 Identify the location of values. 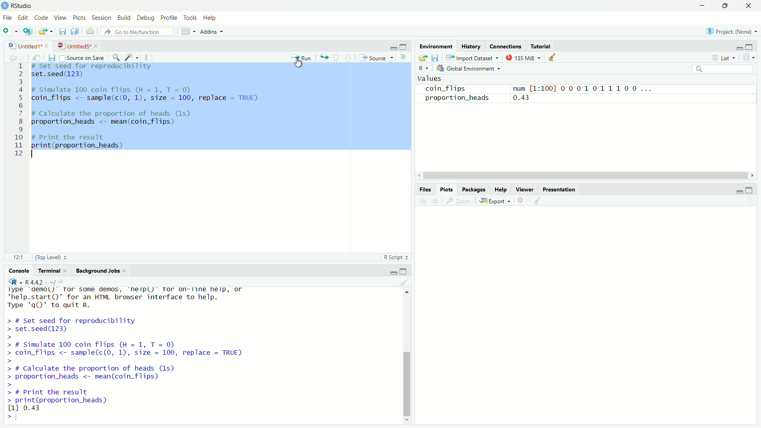
(432, 78).